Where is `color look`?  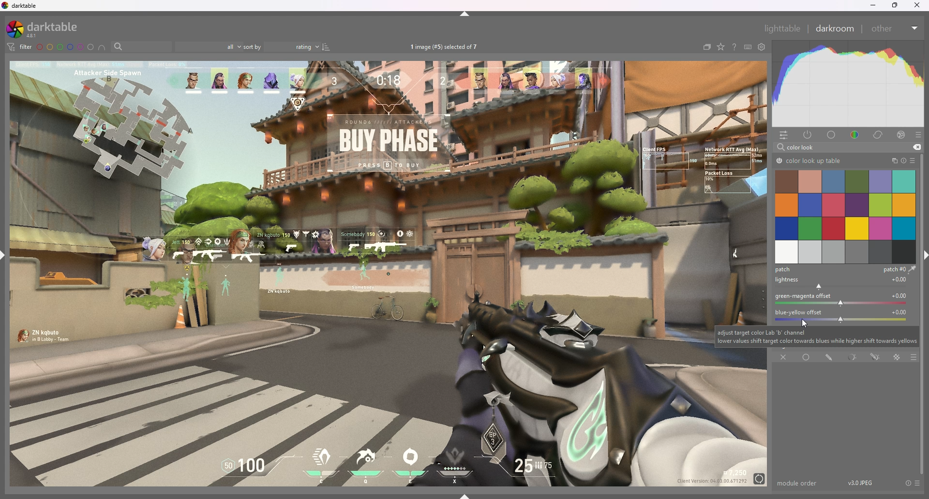
color look is located at coordinates (803, 147).